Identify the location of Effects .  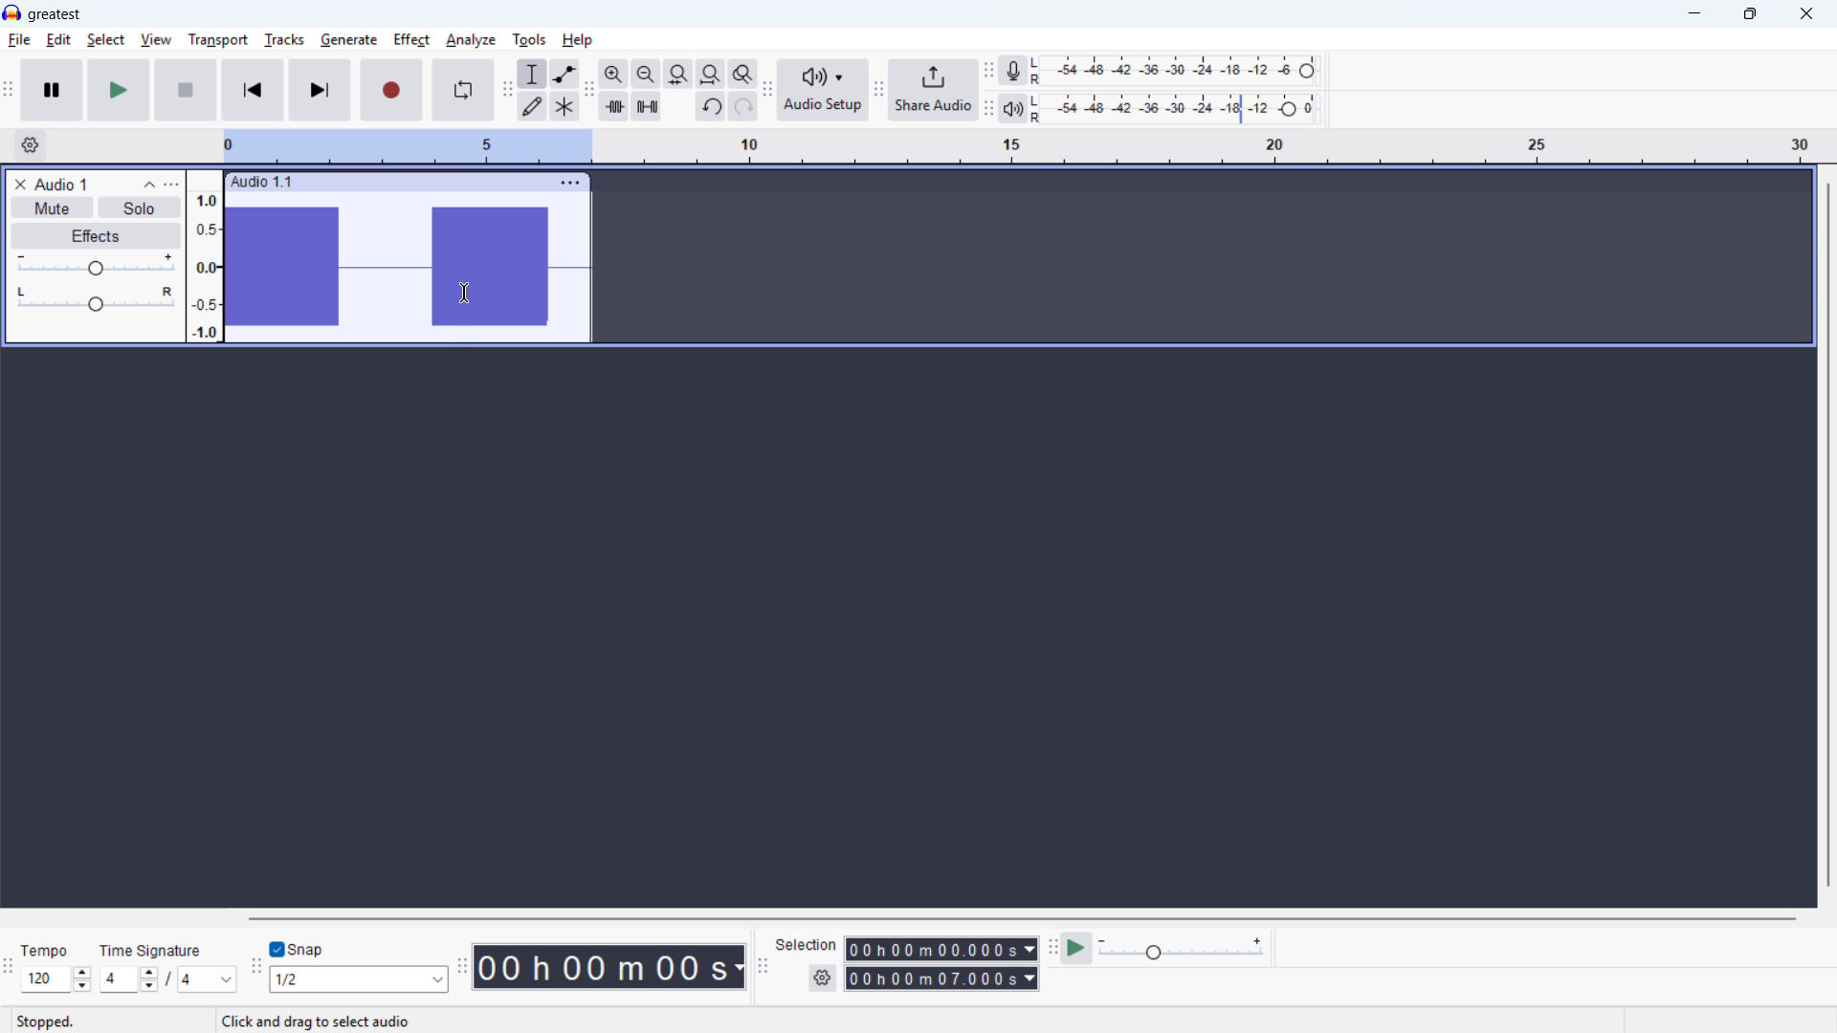
(97, 236).